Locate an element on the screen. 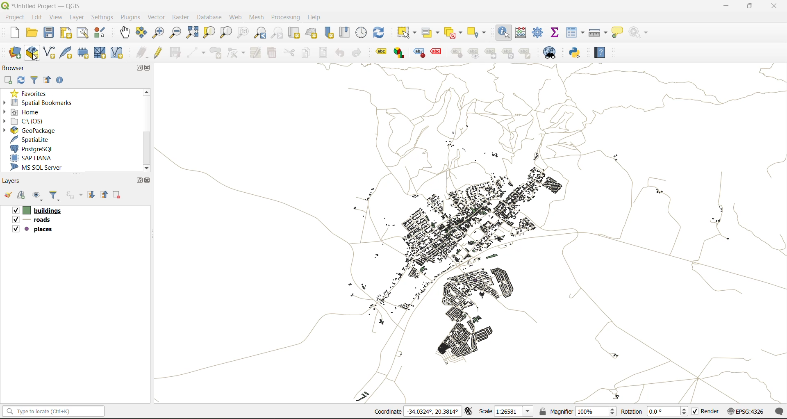 The width and height of the screenshot is (787, 419). edits is located at coordinates (142, 53).